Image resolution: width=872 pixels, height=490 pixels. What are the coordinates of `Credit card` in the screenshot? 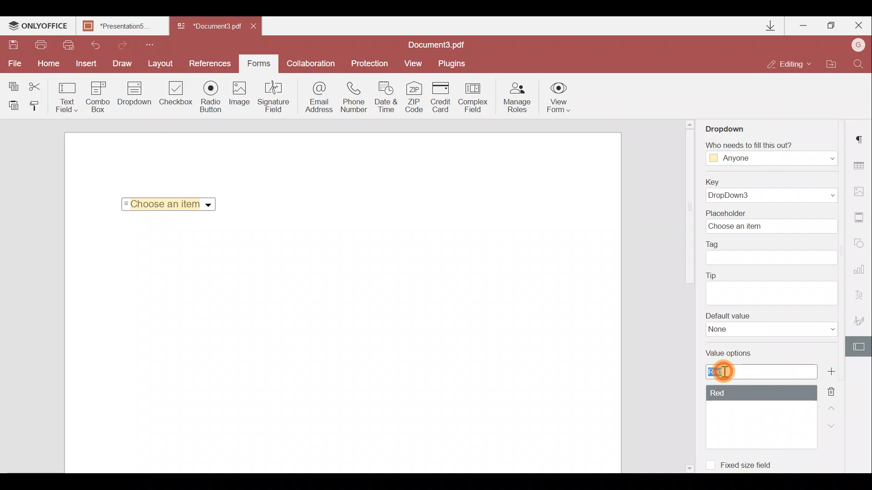 It's located at (442, 96).